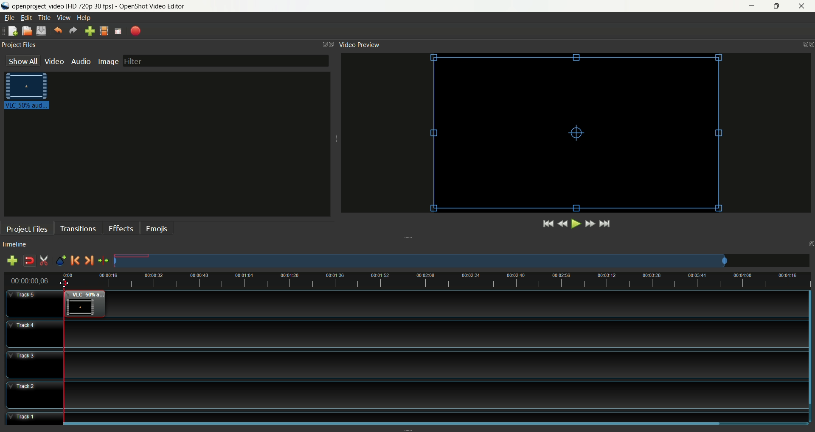  What do you see at coordinates (78, 228) in the screenshot?
I see `transition` at bounding box center [78, 228].